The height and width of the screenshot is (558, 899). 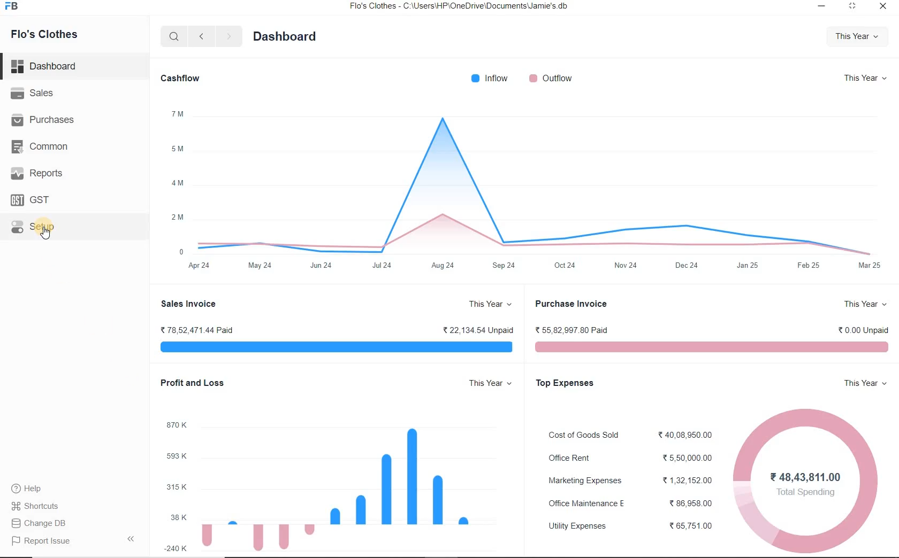 What do you see at coordinates (810, 482) in the screenshot?
I see `graph` at bounding box center [810, 482].